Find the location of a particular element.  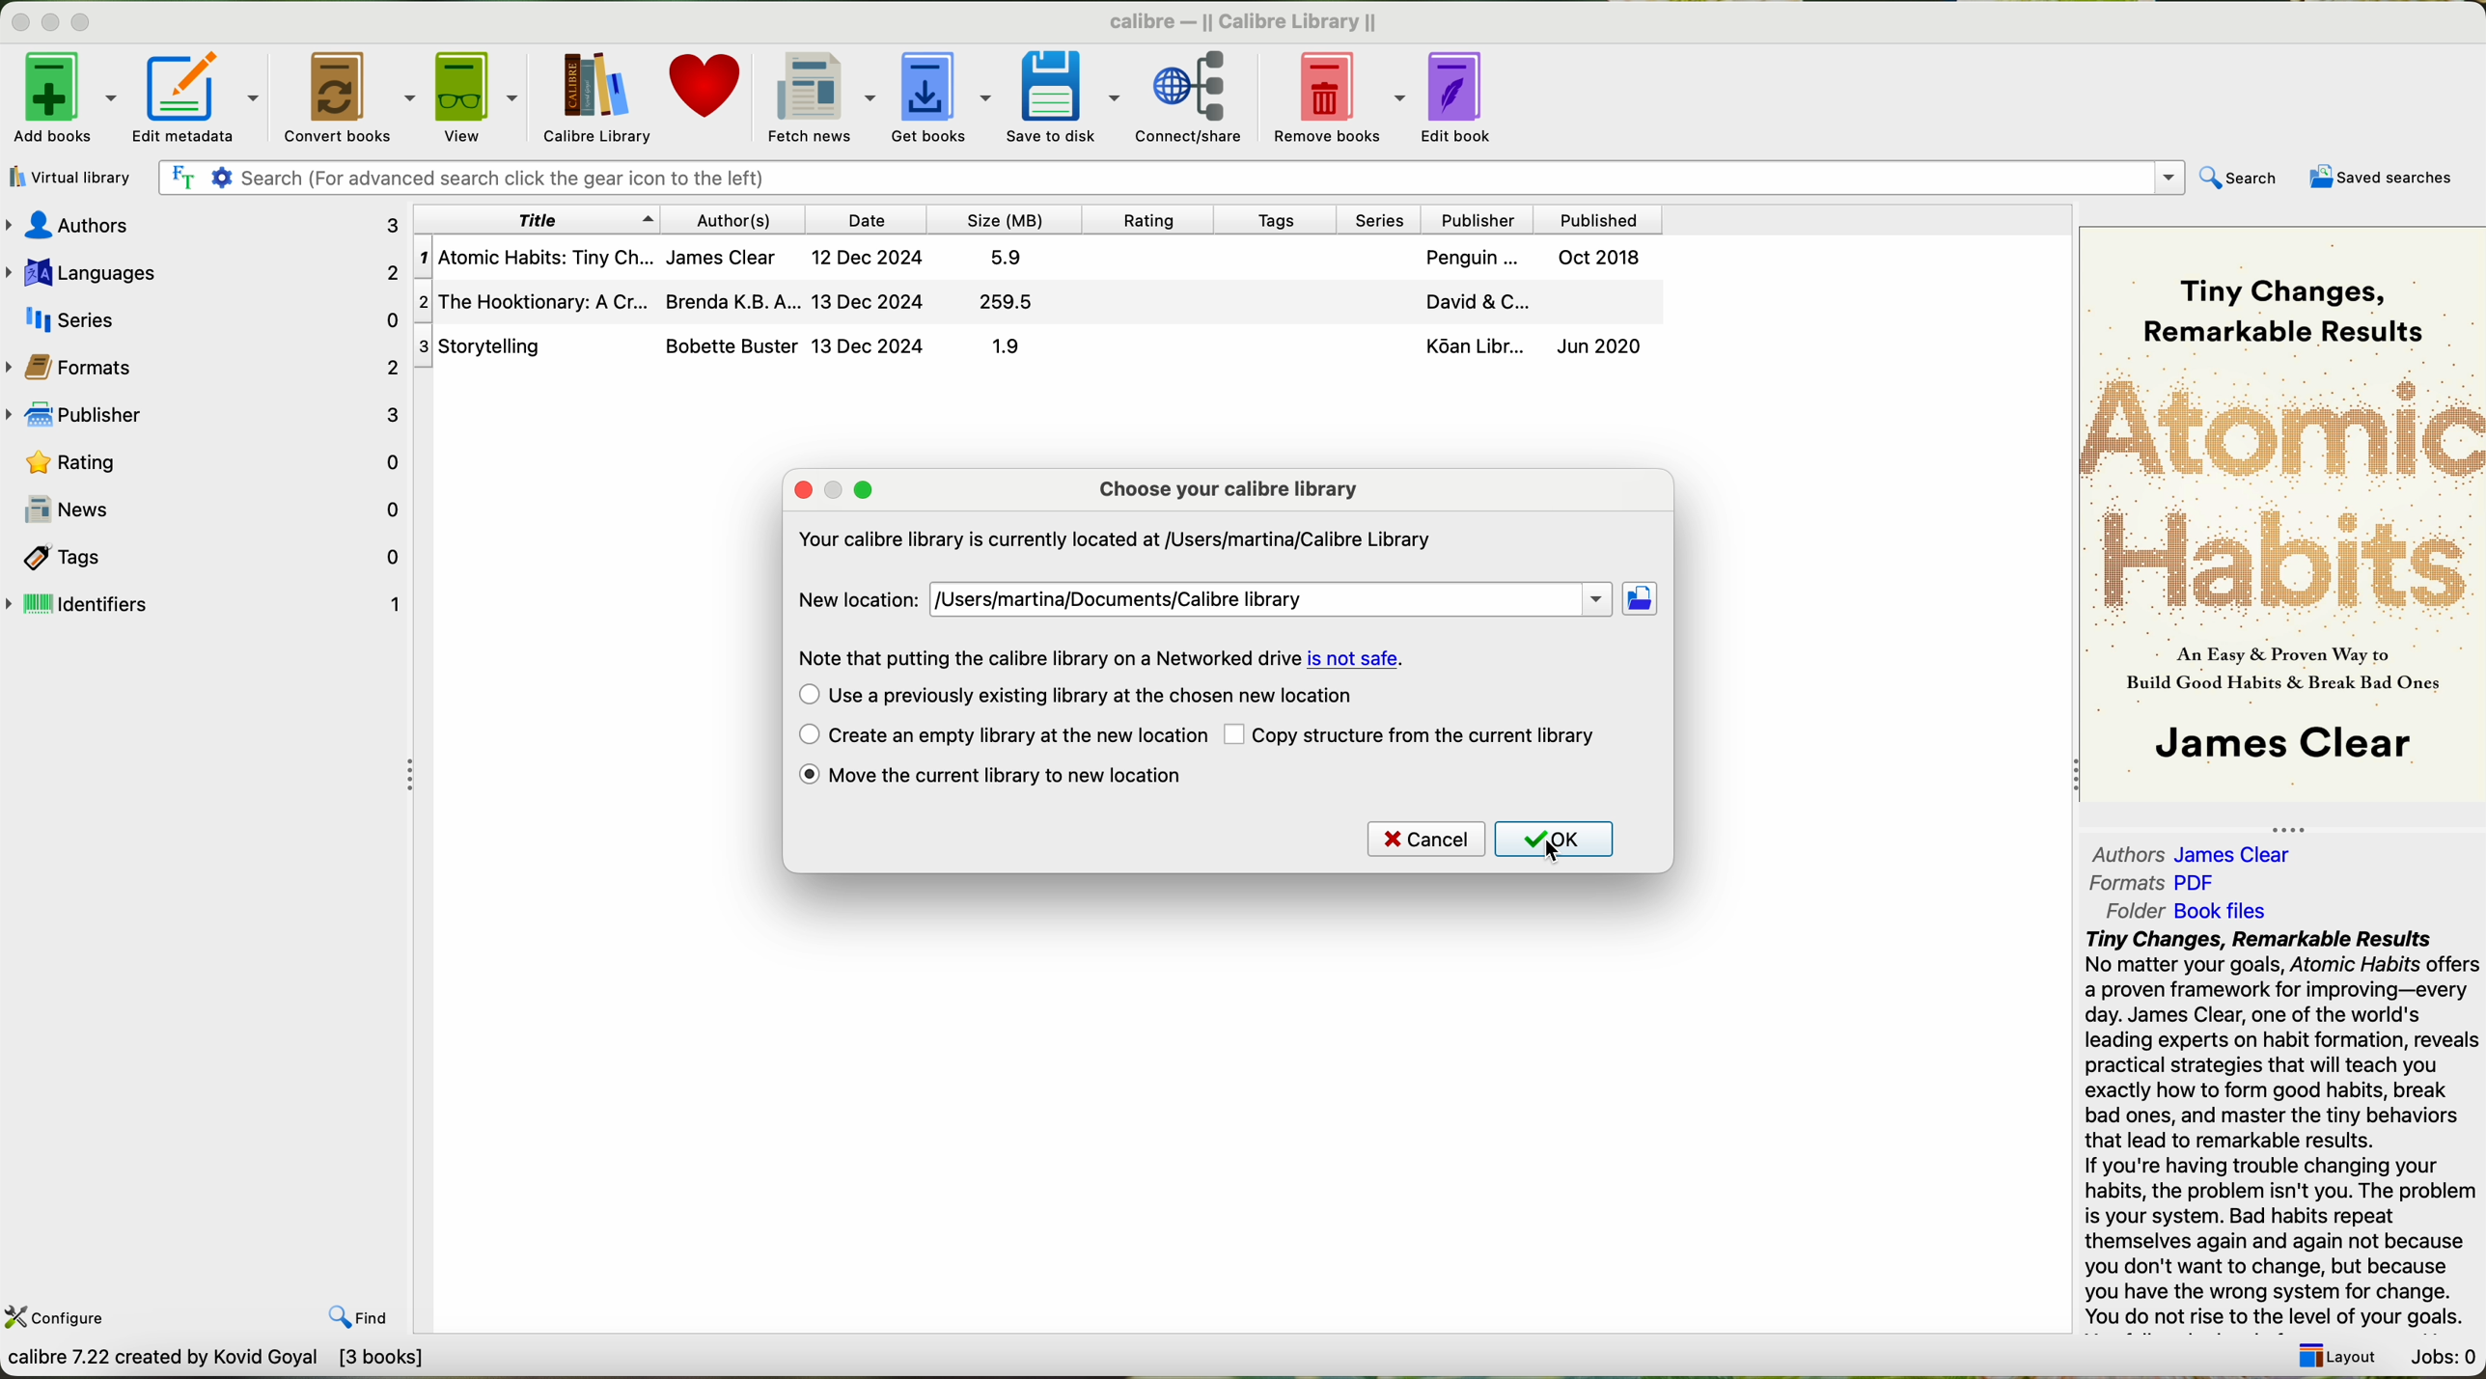

add books is located at coordinates (61, 96).